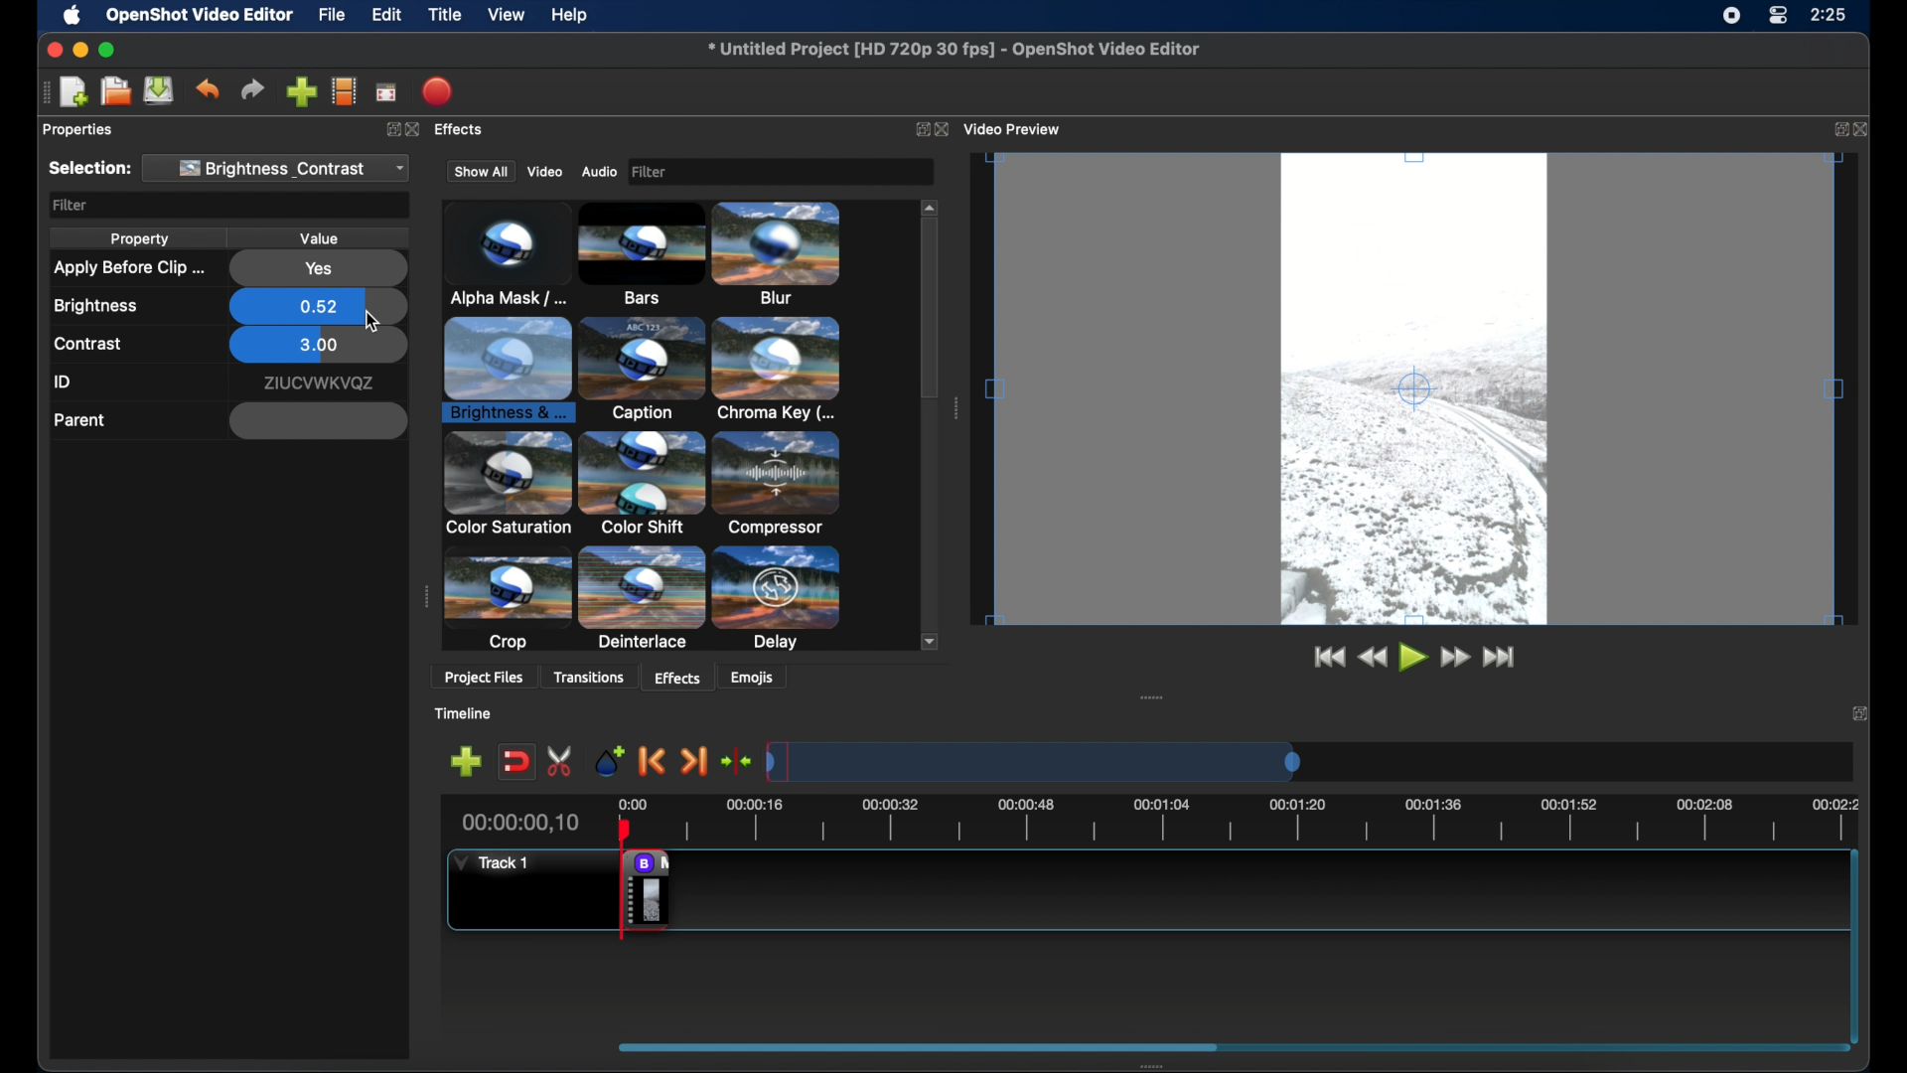 This screenshot has height=1073, width=1907. What do you see at coordinates (643, 483) in the screenshot?
I see `deinterlace` at bounding box center [643, 483].